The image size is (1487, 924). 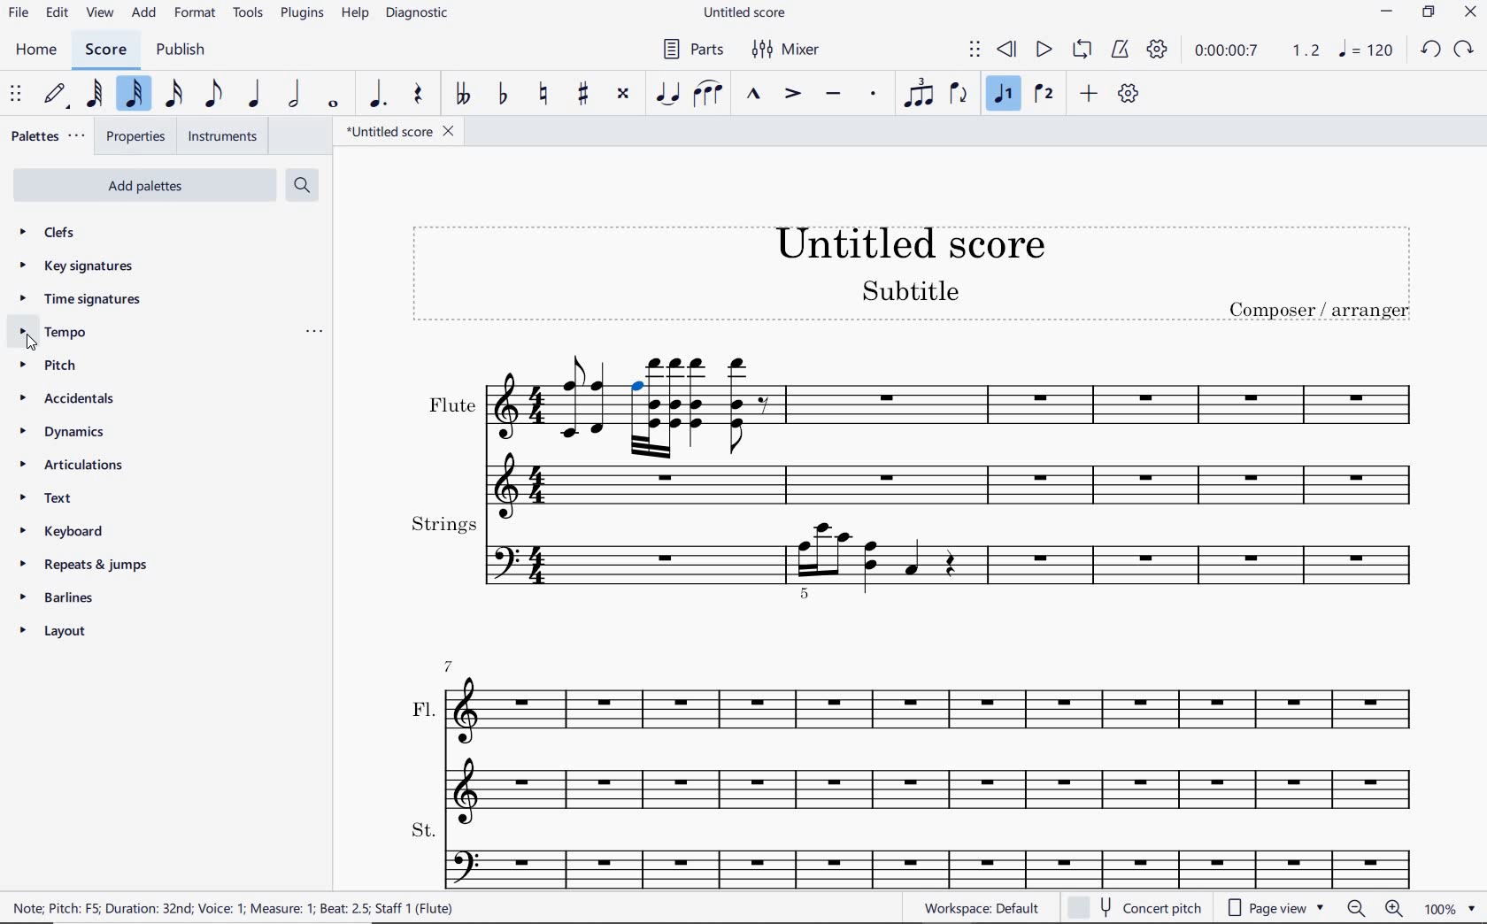 I want to click on SELECT TO MOVE, so click(x=18, y=95).